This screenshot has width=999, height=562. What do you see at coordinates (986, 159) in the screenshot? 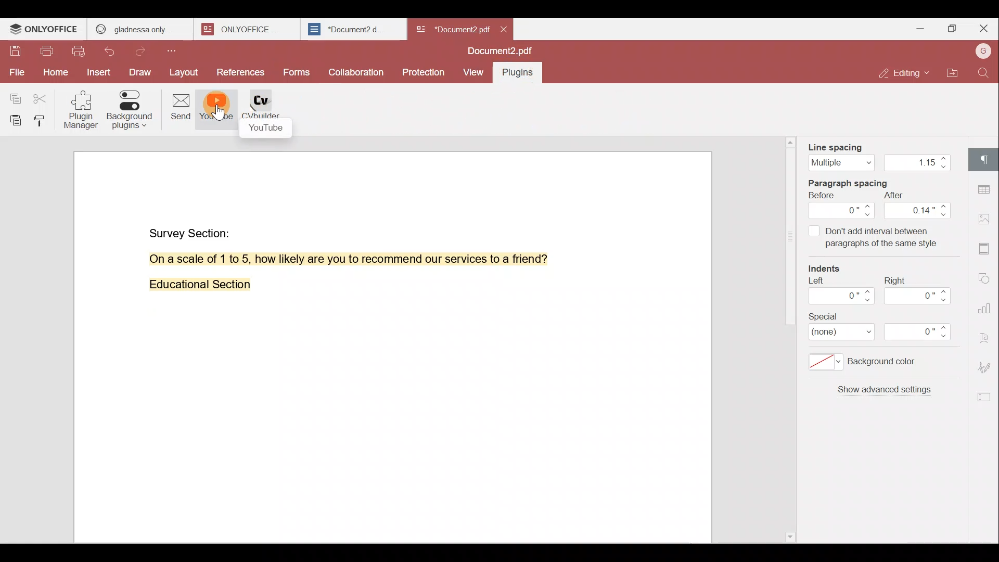
I see `Paragraph settings` at bounding box center [986, 159].